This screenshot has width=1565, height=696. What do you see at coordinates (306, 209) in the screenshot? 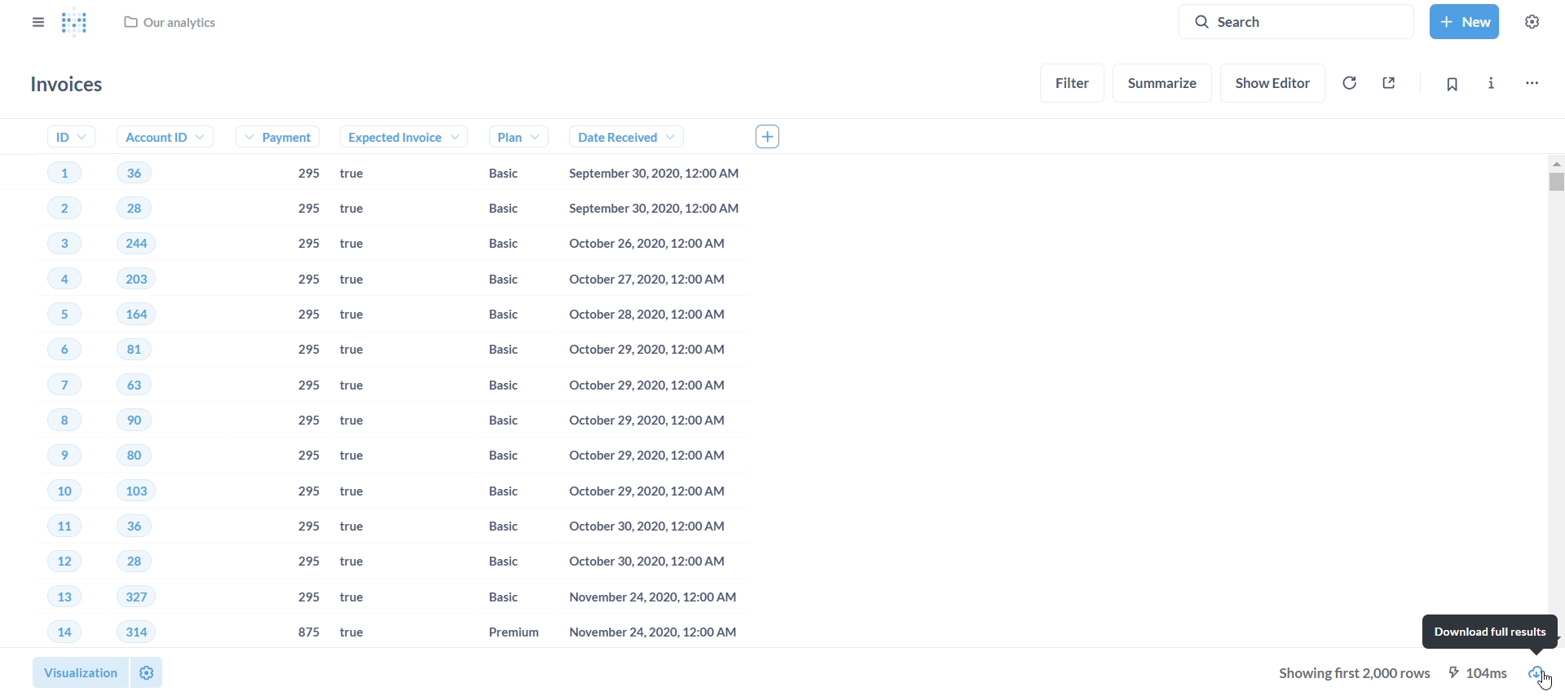
I see `295` at bounding box center [306, 209].